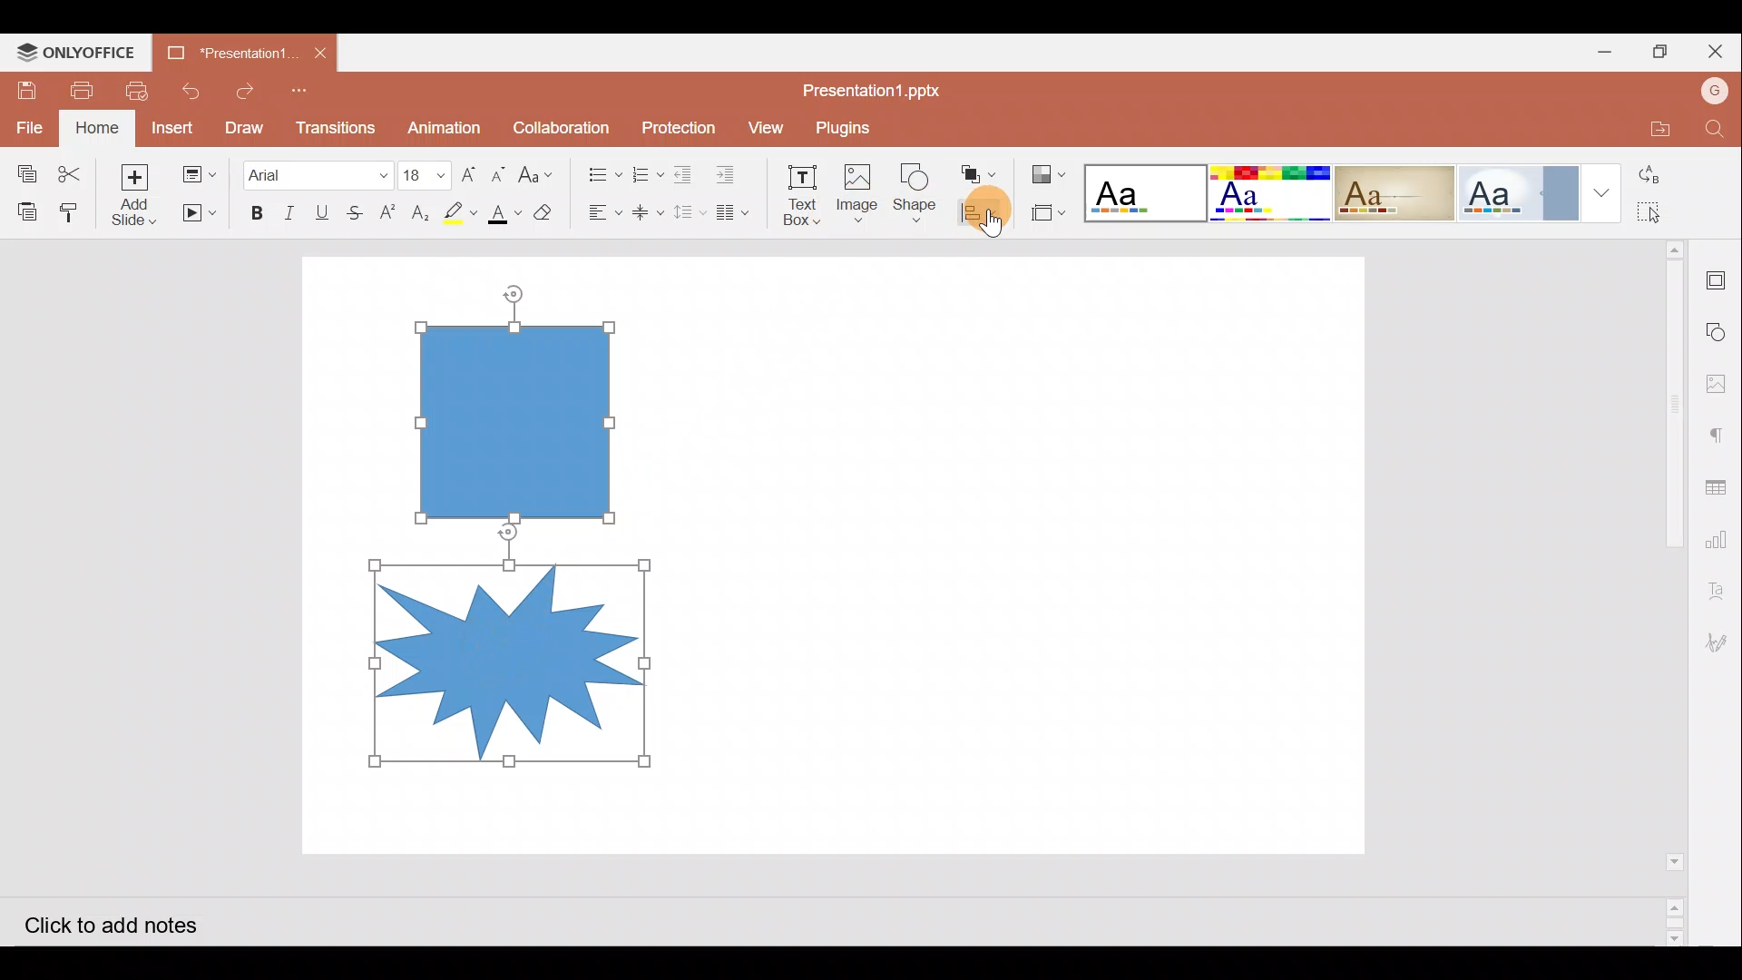 The image size is (1742, 980). What do you see at coordinates (878, 86) in the screenshot?
I see `Presentation1.pptx` at bounding box center [878, 86].